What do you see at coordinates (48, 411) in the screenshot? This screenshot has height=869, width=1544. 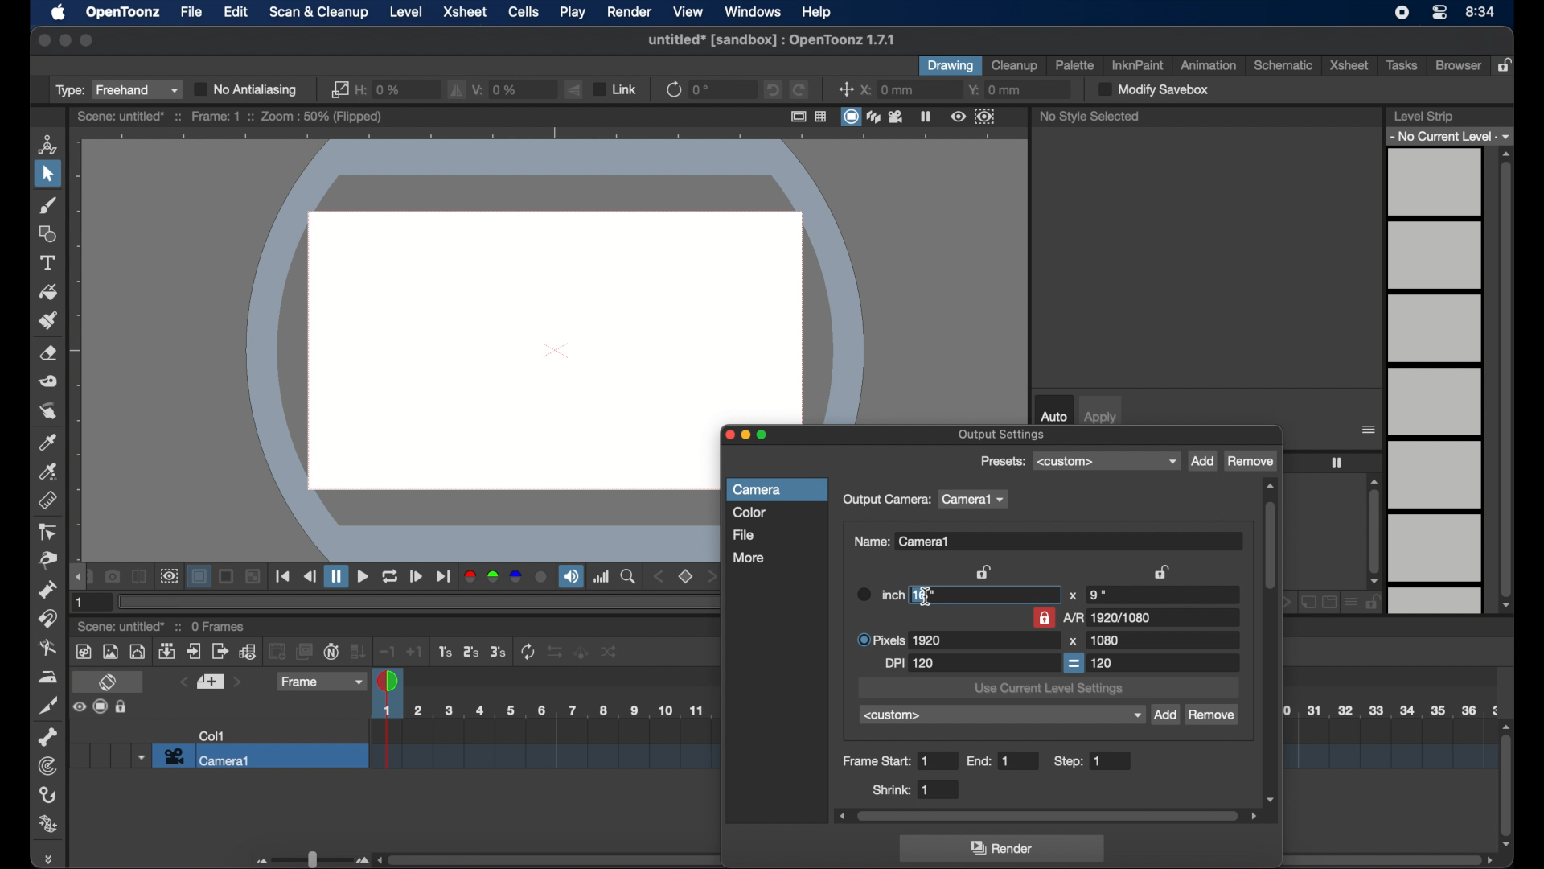 I see `finger tool` at bounding box center [48, 411].